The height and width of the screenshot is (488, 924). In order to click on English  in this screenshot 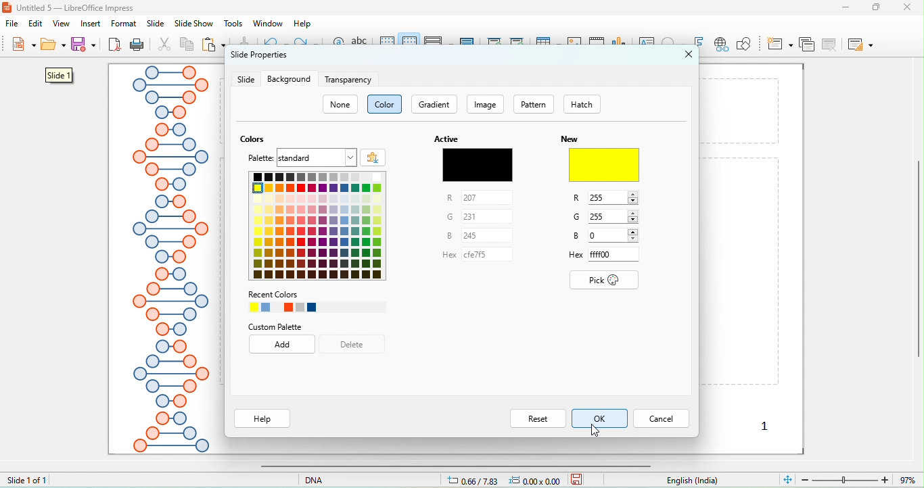, I will do `click(700, 481)`.